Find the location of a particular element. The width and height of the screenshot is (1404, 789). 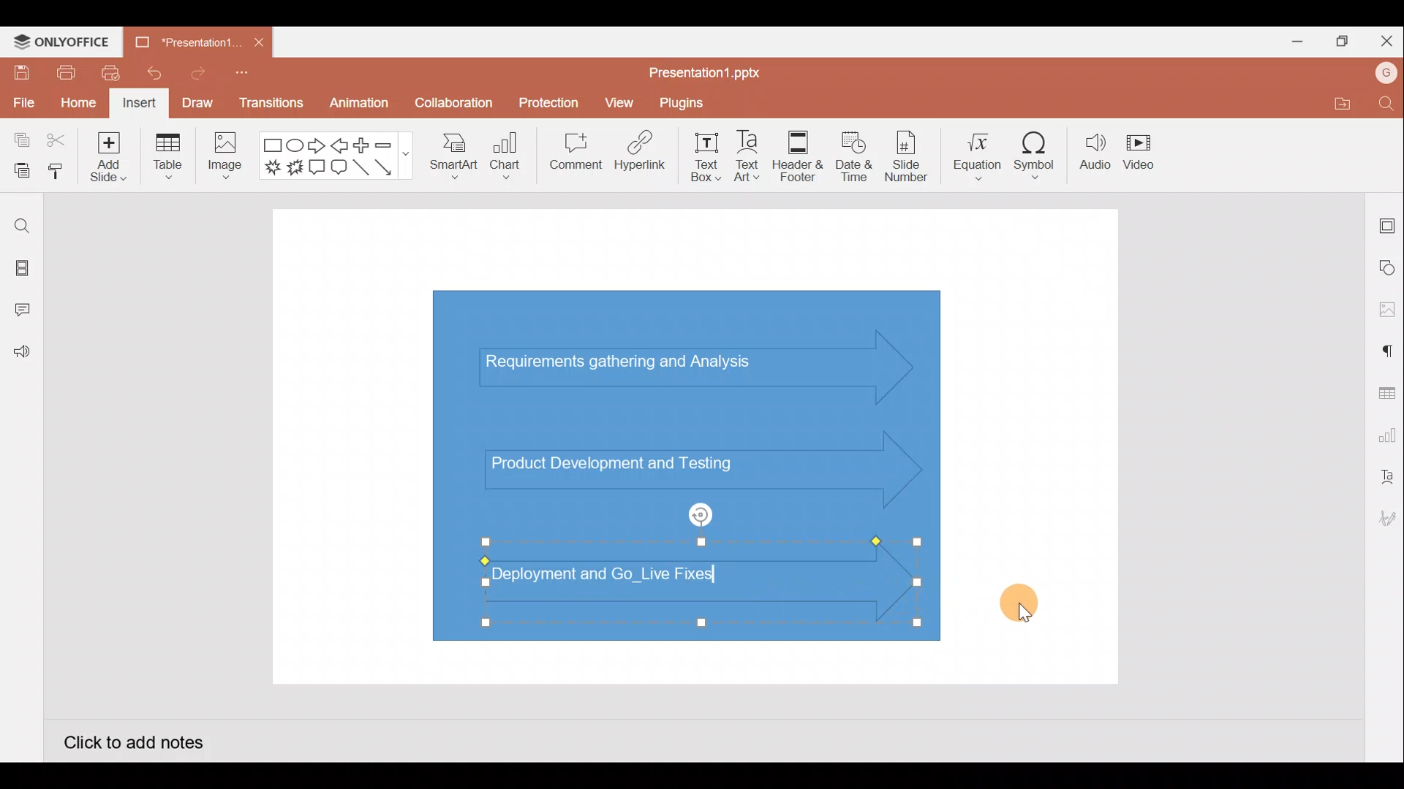

Transitions is located at coordinates (272, 107).